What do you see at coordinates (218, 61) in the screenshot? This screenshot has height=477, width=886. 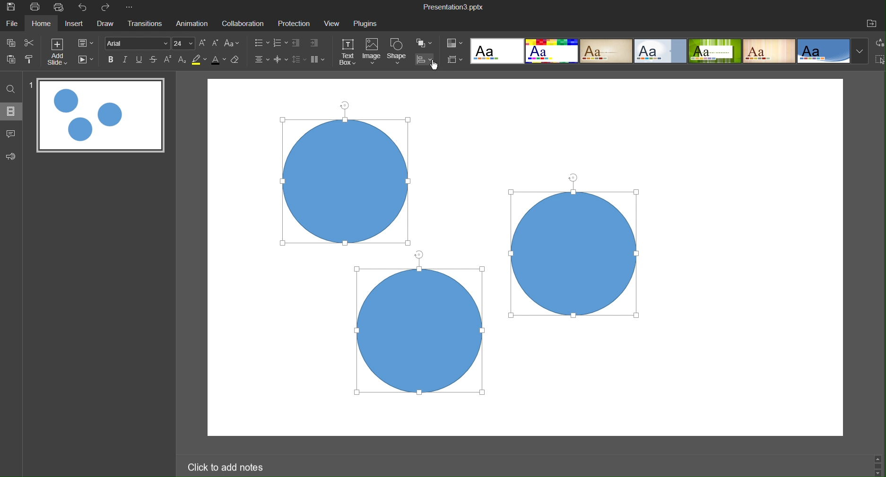 I see `Text Color` at bounding box center [218, 61].